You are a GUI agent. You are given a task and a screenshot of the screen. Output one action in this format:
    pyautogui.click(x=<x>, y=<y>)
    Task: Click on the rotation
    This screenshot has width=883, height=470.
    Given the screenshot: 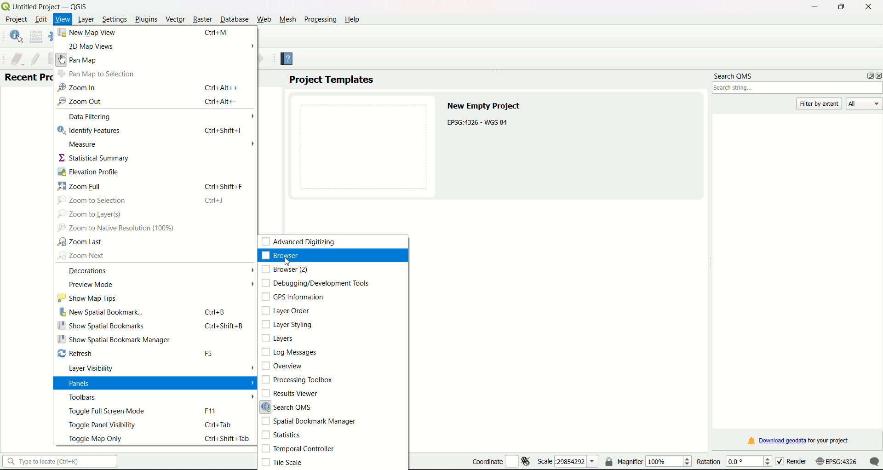 What is the action you would take?
    pyautogui.click(x=735, y=461)
    